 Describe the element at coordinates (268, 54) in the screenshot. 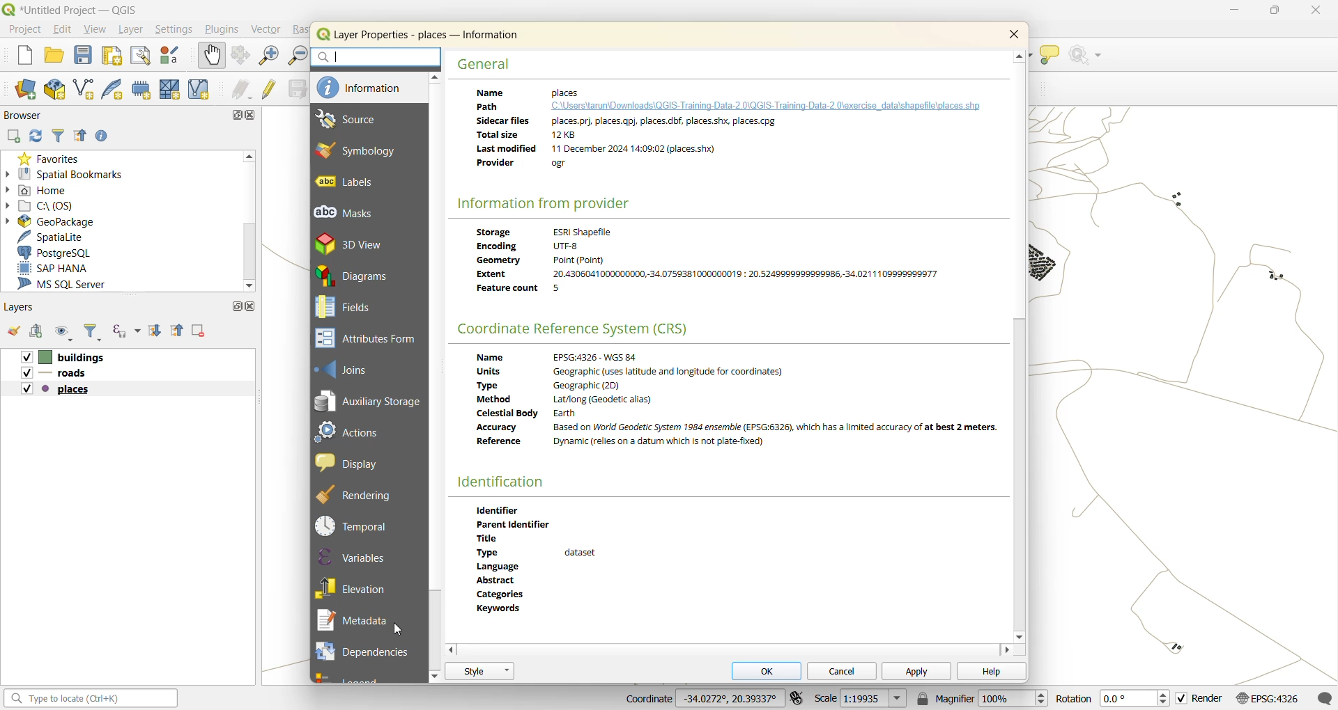

I see `zoom in` at that location.